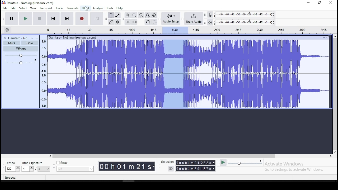 This screenshot has width=338, height=190. Describe the element at coordinates (154, 16) in the screenshot. I see `zoom toggle` at that location.